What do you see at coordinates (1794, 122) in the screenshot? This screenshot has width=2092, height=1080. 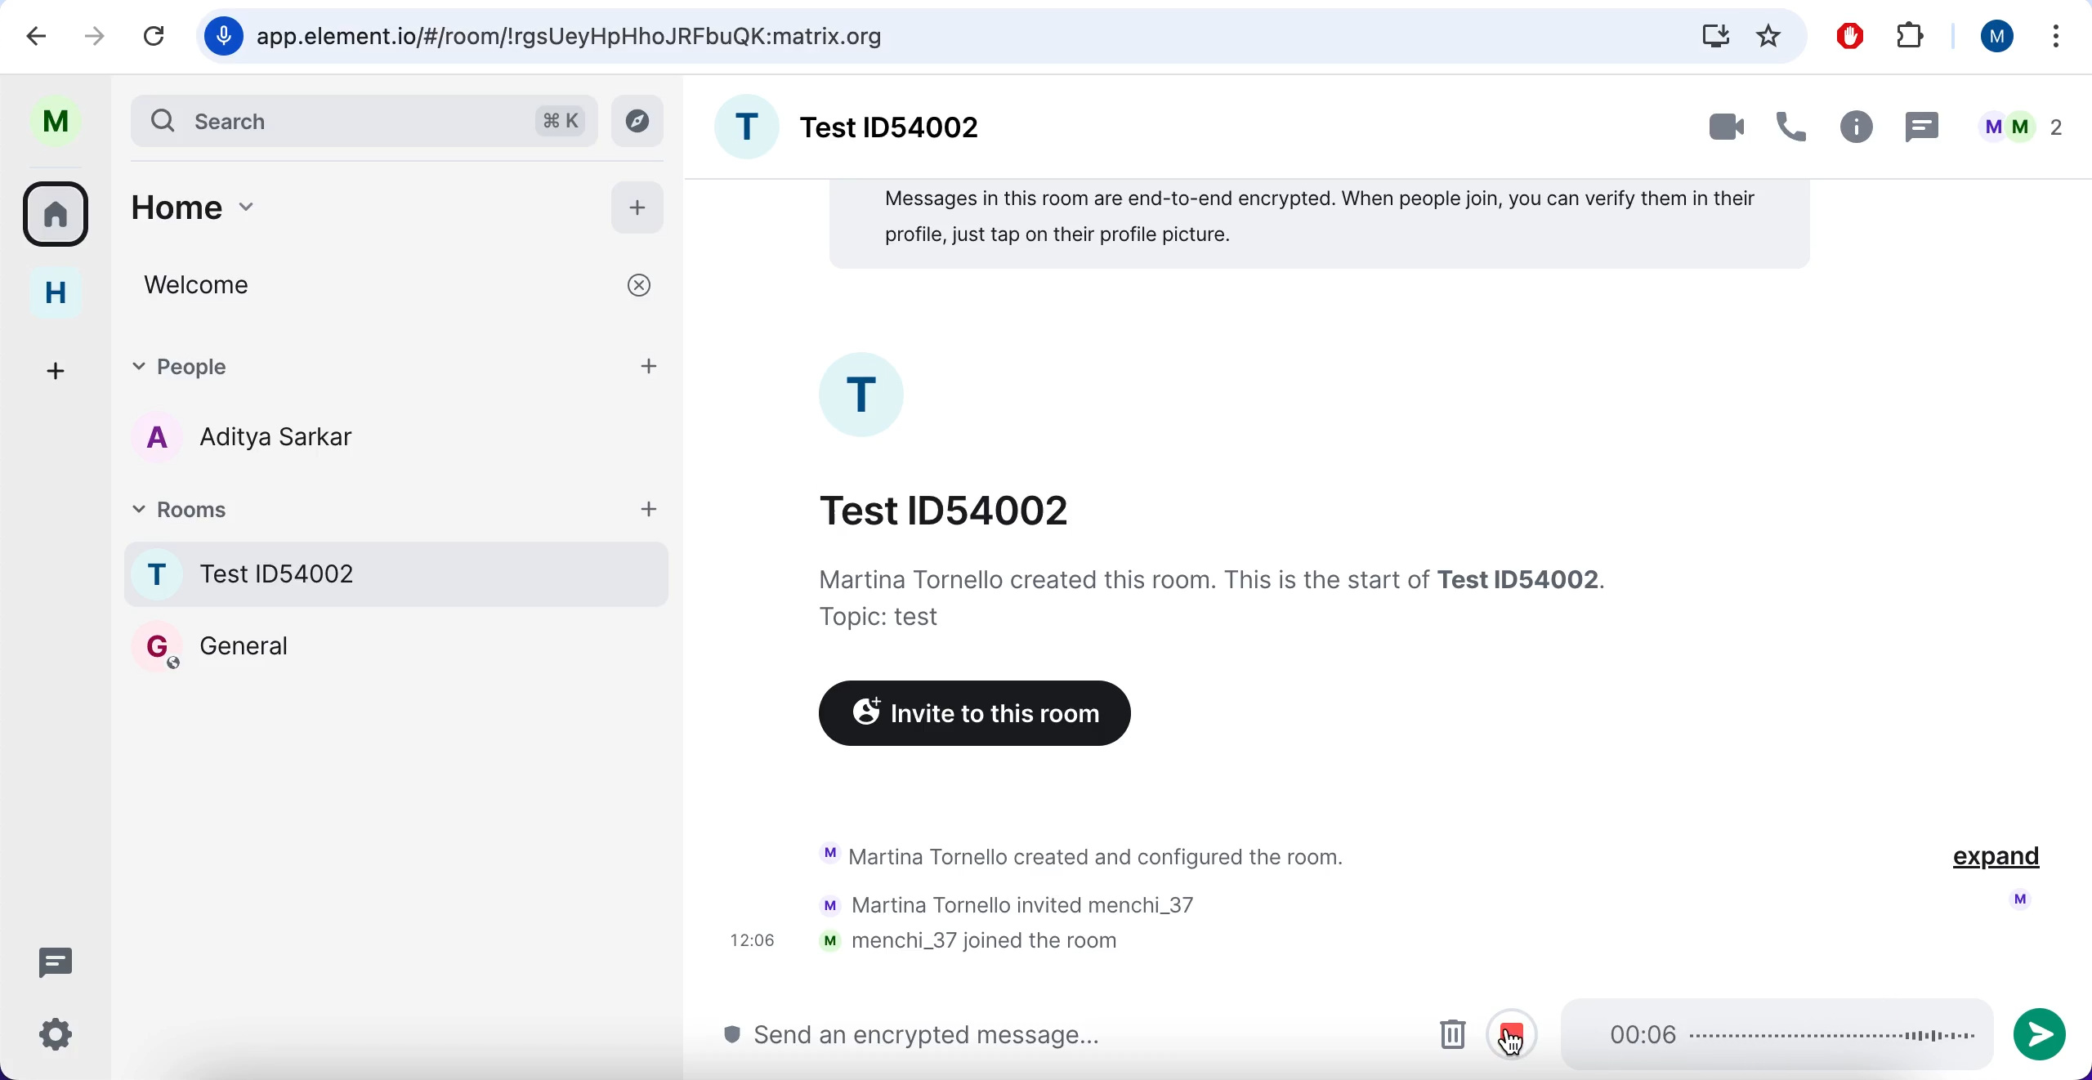 I see `call` at bounding box center [1794, 122].